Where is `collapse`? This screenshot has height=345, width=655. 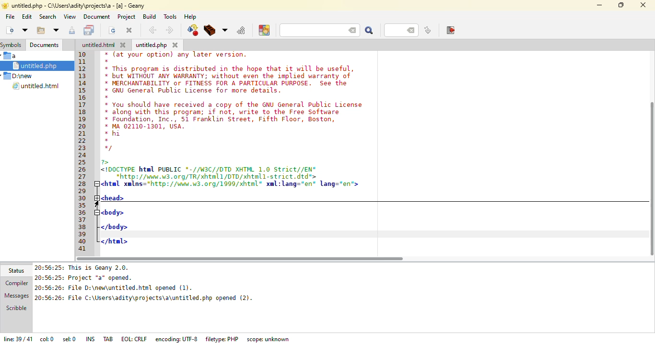
collapse is located at coordinates (98, 212).